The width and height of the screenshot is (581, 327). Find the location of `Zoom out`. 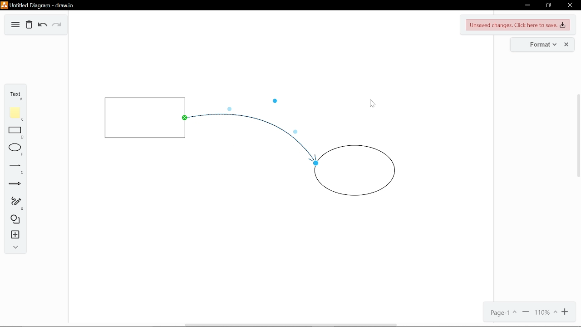

Zoom out is located at coordinates (526, 313).